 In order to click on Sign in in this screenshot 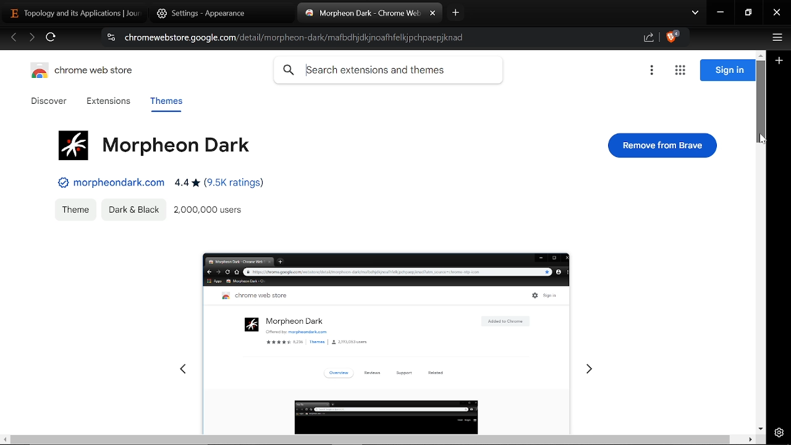, I will do `click(727, 70)`.